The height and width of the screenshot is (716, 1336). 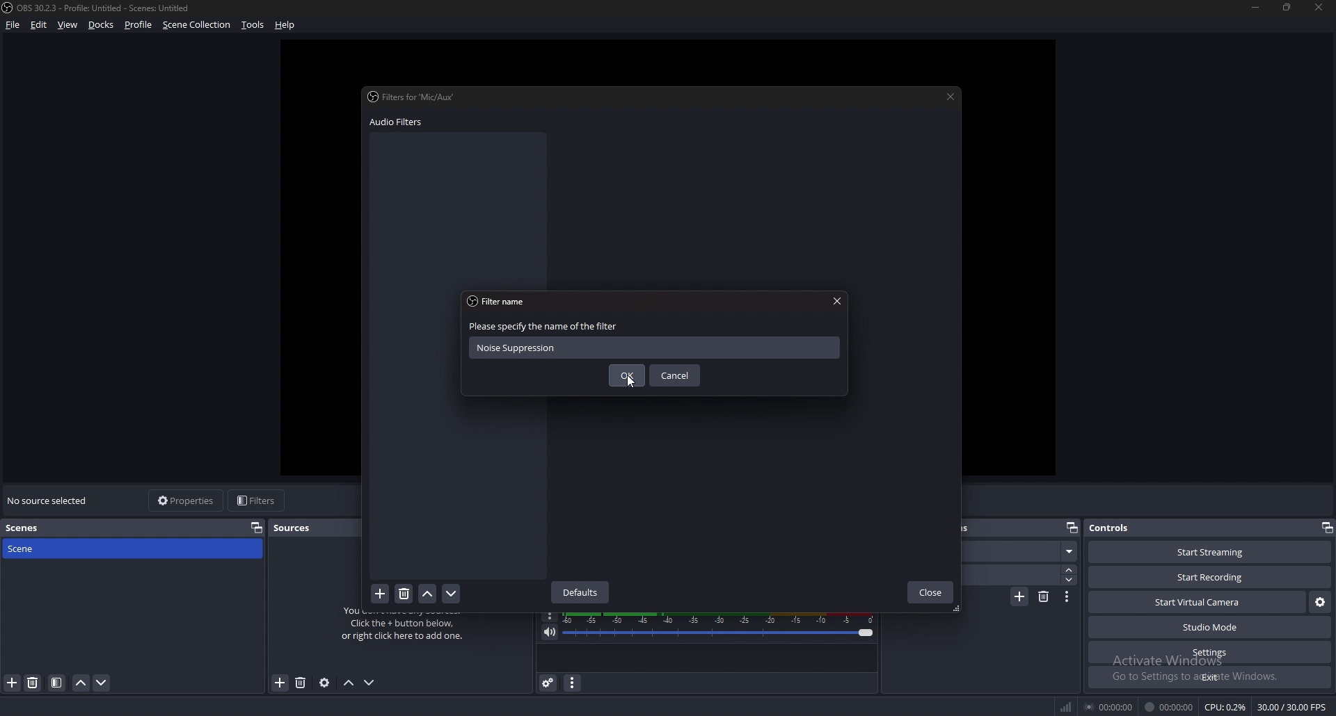 I want to click on settings, so click(x=1210, y=653).